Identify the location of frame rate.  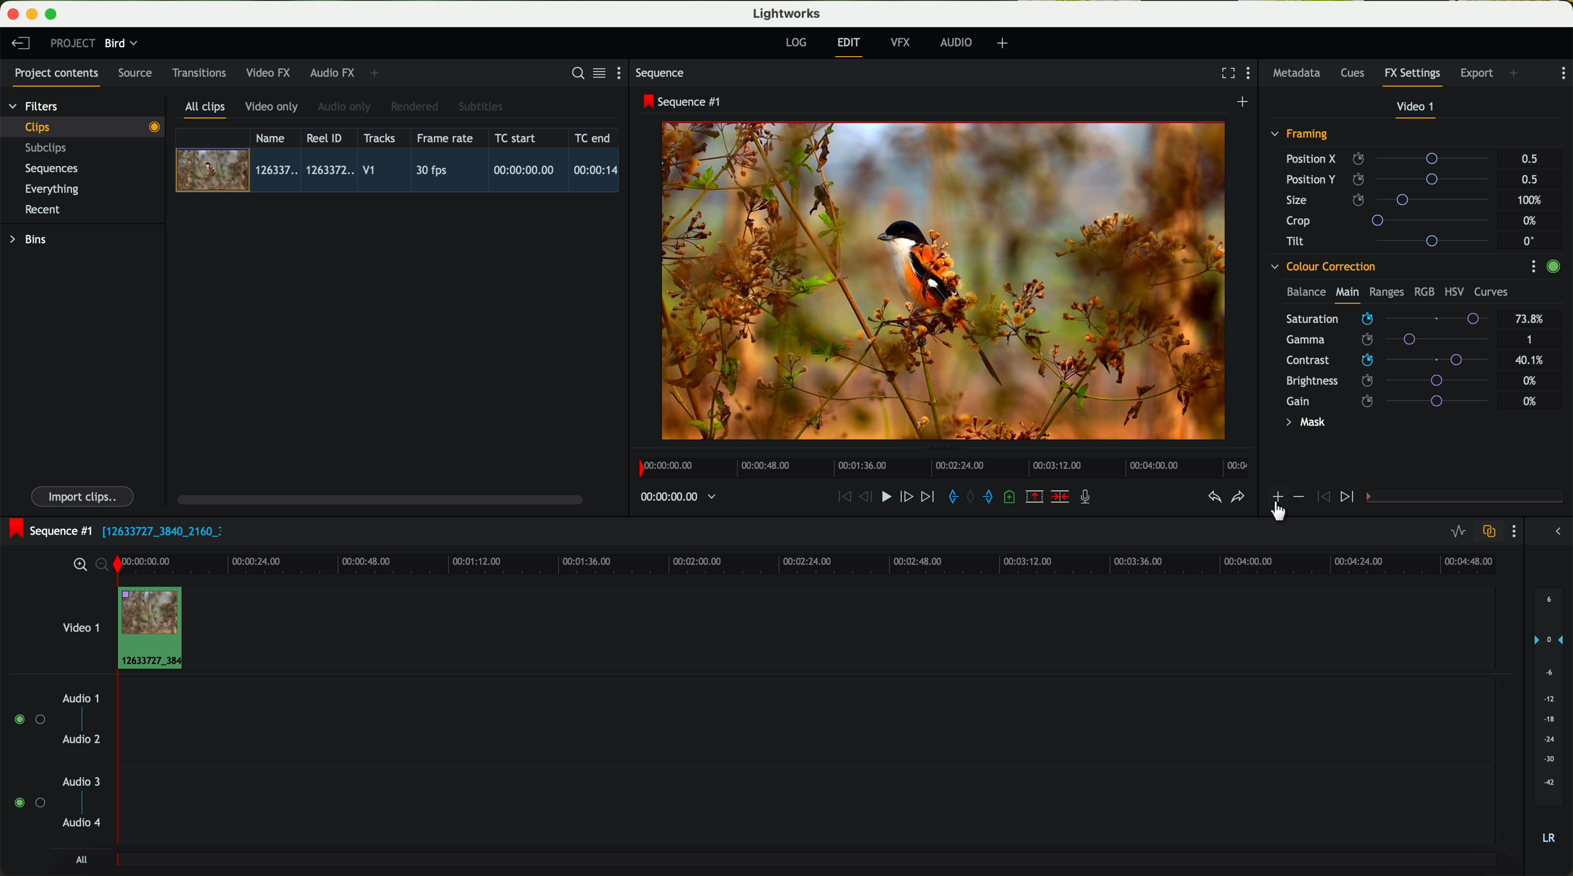
(445, 139).